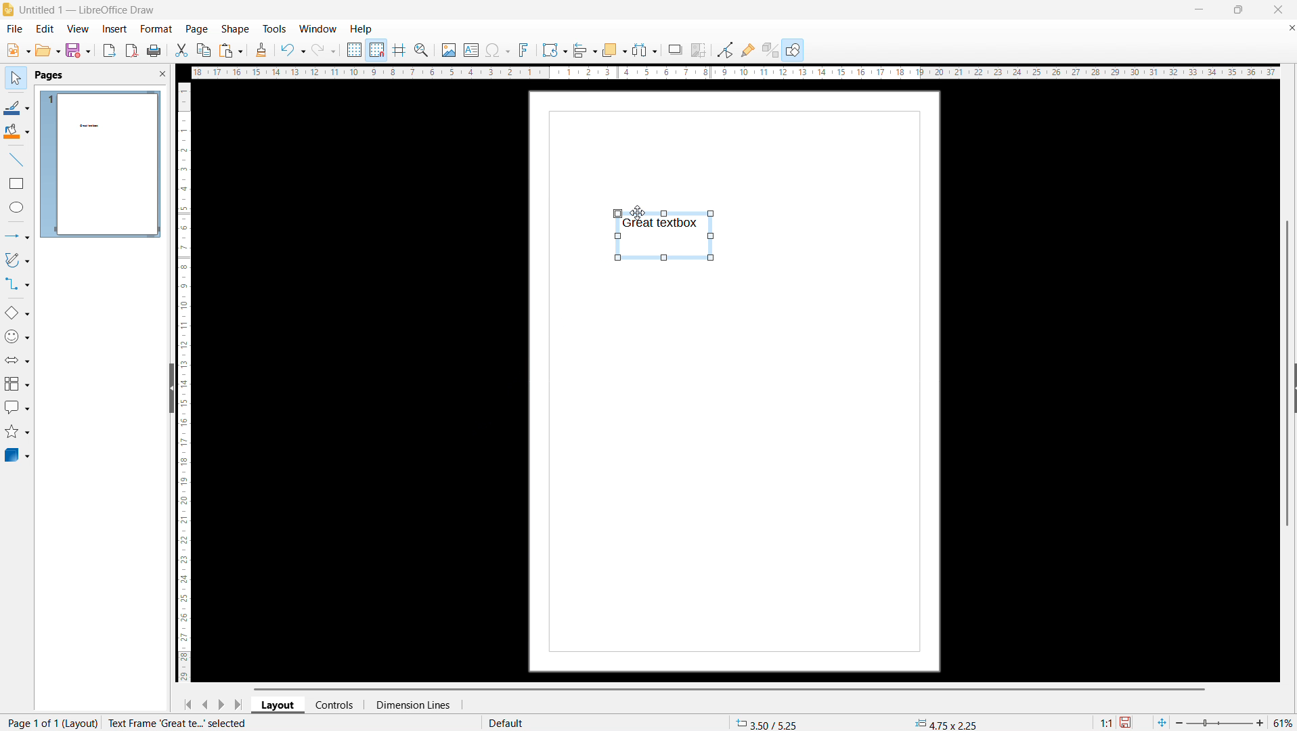 This screenshot has height=731, width=1297. What do you see at coordinates (44, 28) in the screenshot?
I see `edit` at bounding box center [44, 28].